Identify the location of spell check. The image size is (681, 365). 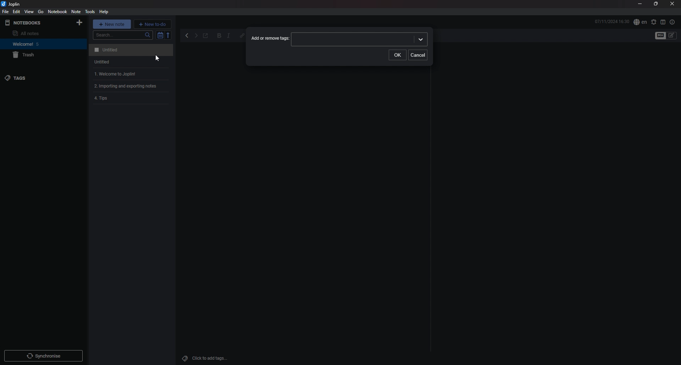
(653, 22).